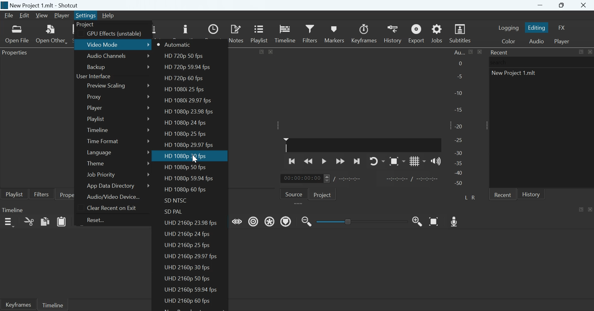  Describe the element at coordinates (187, 245) in the screenshot. I see `UHD 2160p 25 fps` at that location.